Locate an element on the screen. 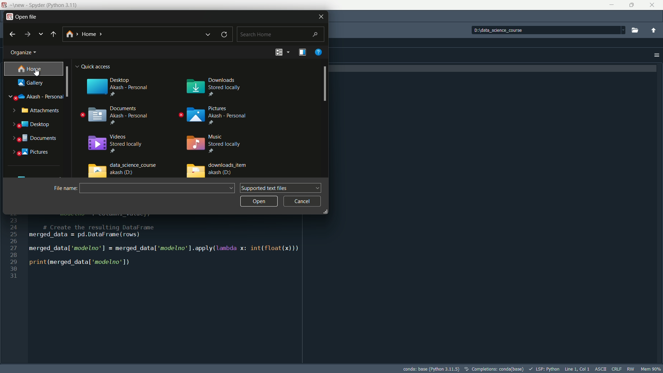 This screenshot has height=373, width=663. akash-personal is located at coordinates (40, 97).